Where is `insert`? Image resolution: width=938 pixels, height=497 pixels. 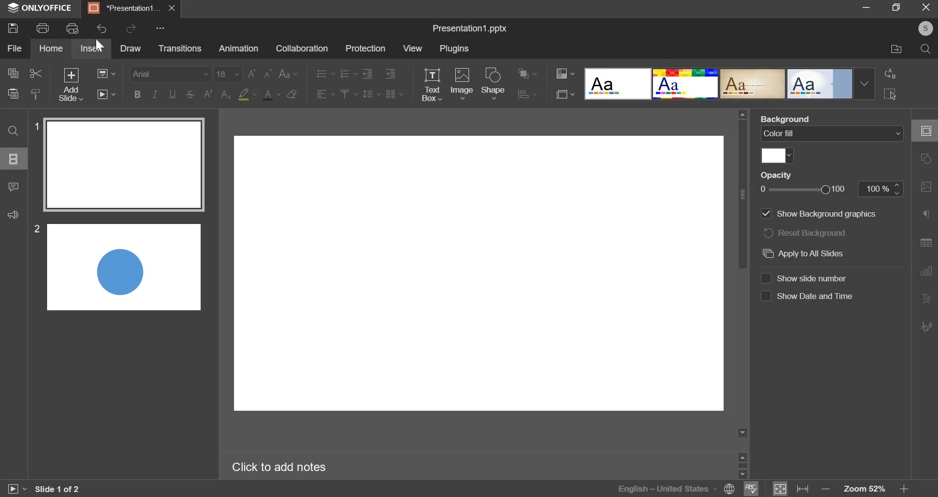
insert is located at coordinates (90, 49).